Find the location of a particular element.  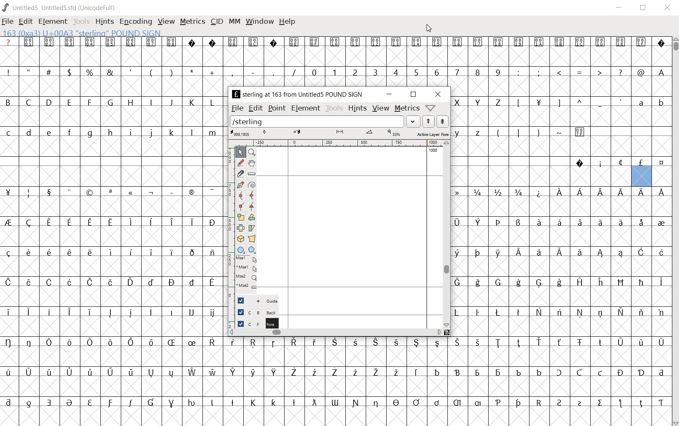

minimize is located at coordinates (389, 94).